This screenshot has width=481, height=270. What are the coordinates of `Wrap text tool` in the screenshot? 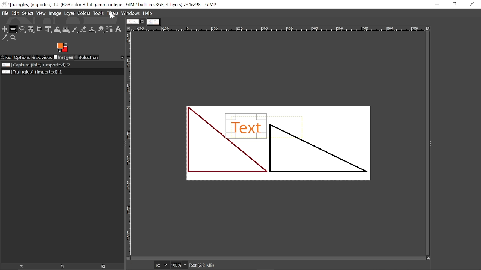 It's located at (57, 29).